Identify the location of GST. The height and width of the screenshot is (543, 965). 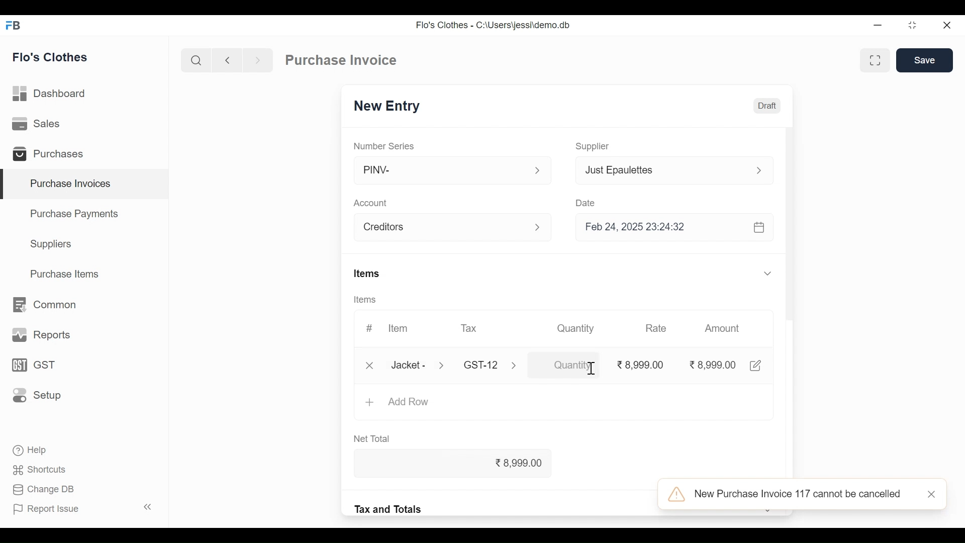
(33, 365).